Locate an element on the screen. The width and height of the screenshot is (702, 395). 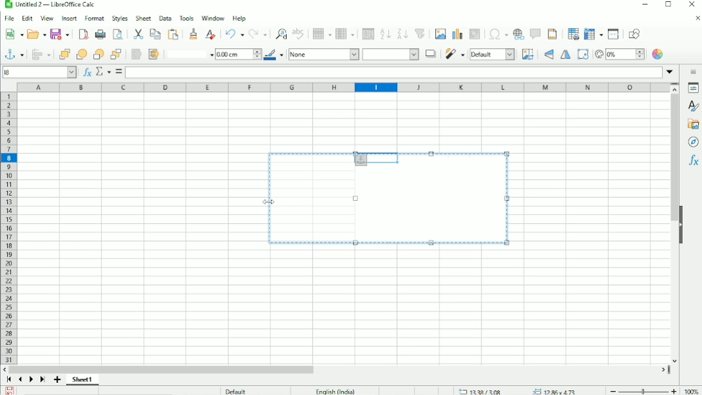
Find and replace is located at coordinates (280, 33).